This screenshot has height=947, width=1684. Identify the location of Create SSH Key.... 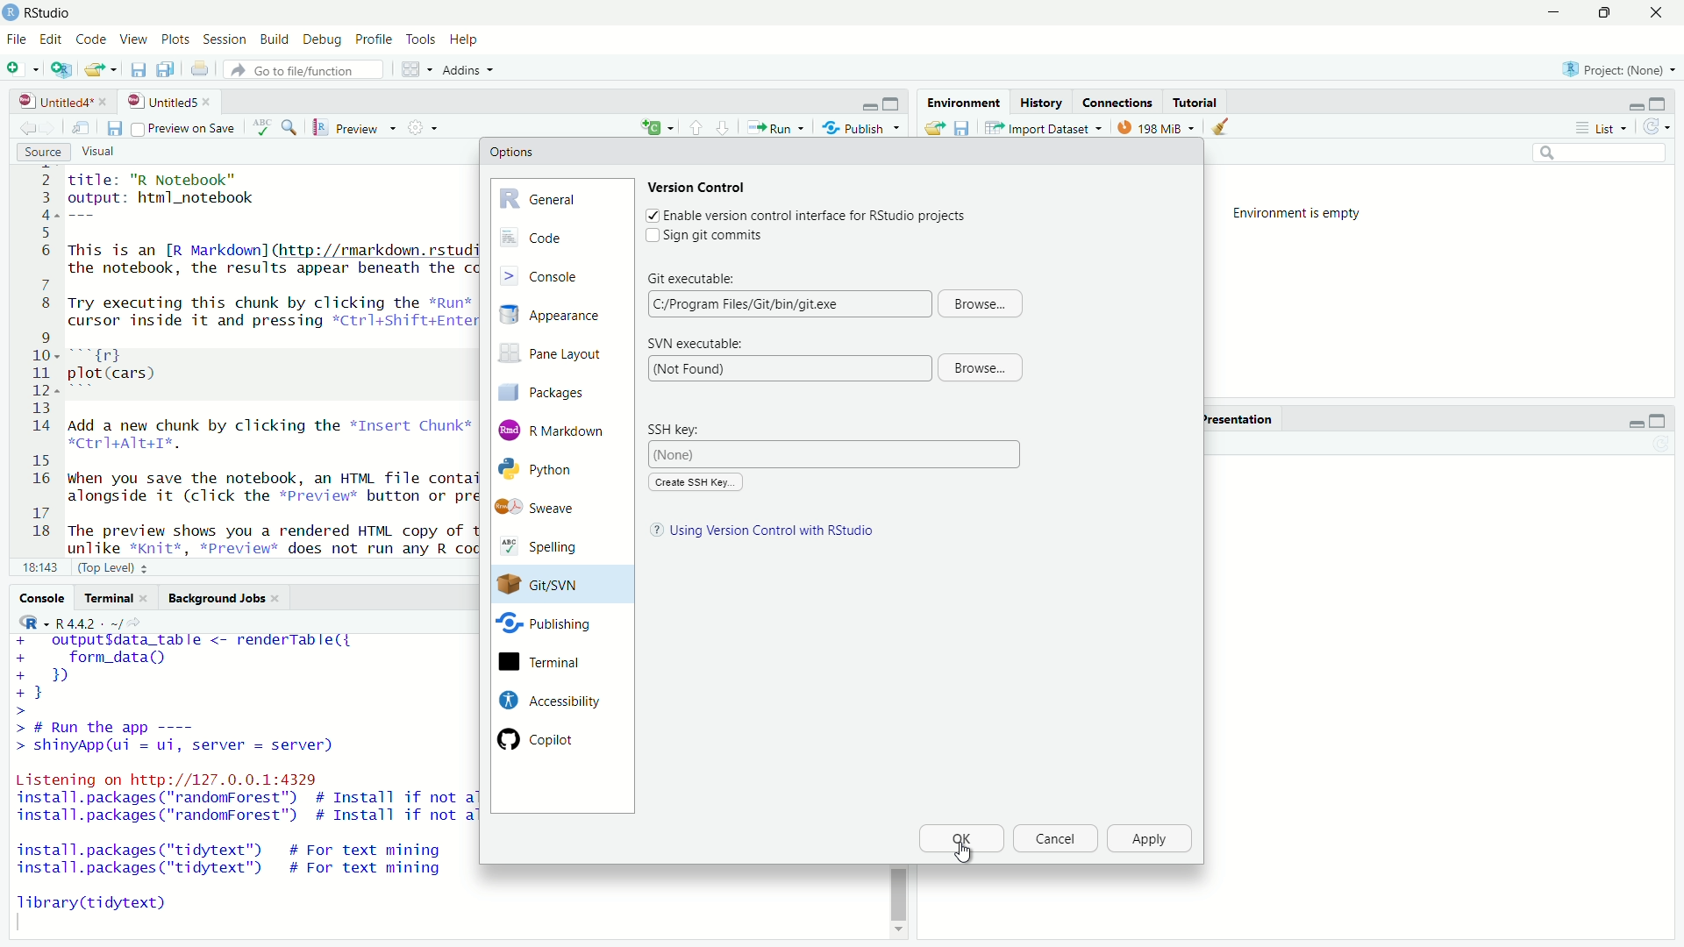
(695, 482).